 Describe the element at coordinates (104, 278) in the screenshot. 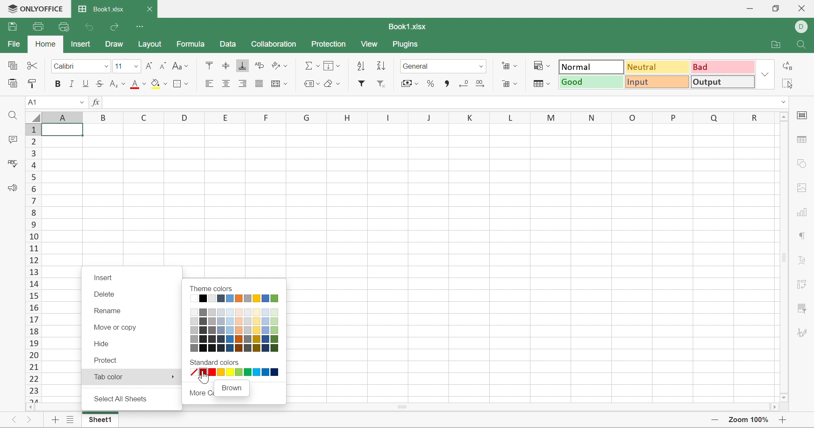

I see `Insert` at that location.